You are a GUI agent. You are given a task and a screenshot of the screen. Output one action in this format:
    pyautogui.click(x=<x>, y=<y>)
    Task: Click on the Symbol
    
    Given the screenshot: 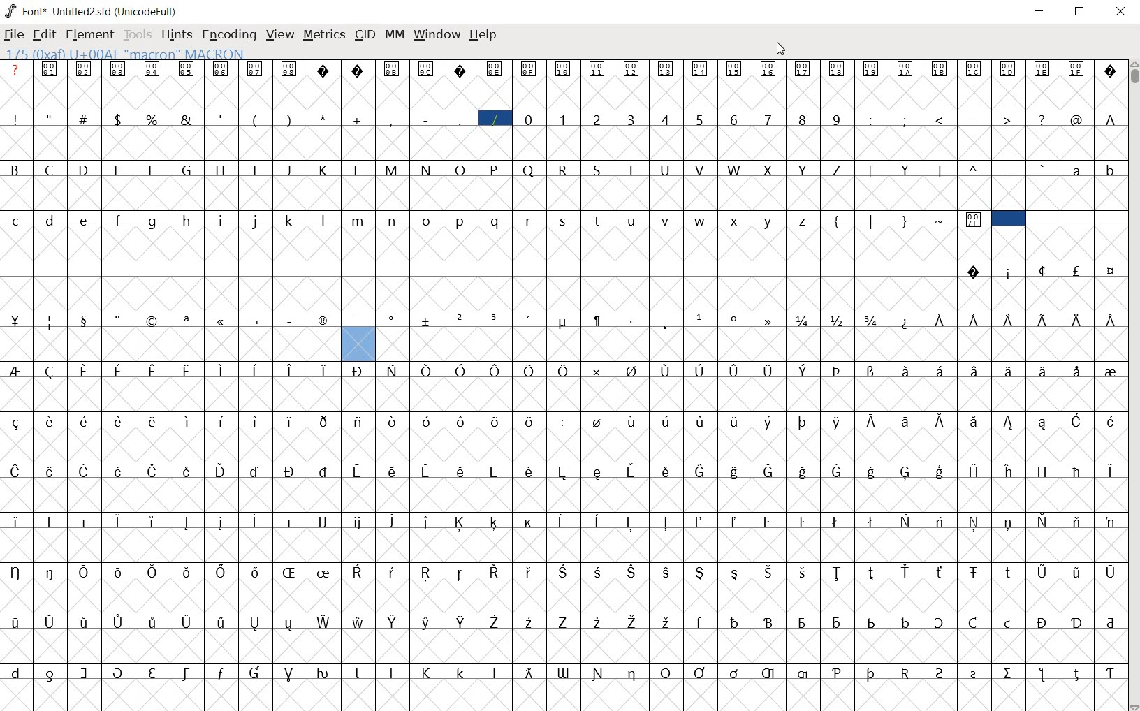 What is the action you would take?
    pyautogui.click(x=188, y=672)
    